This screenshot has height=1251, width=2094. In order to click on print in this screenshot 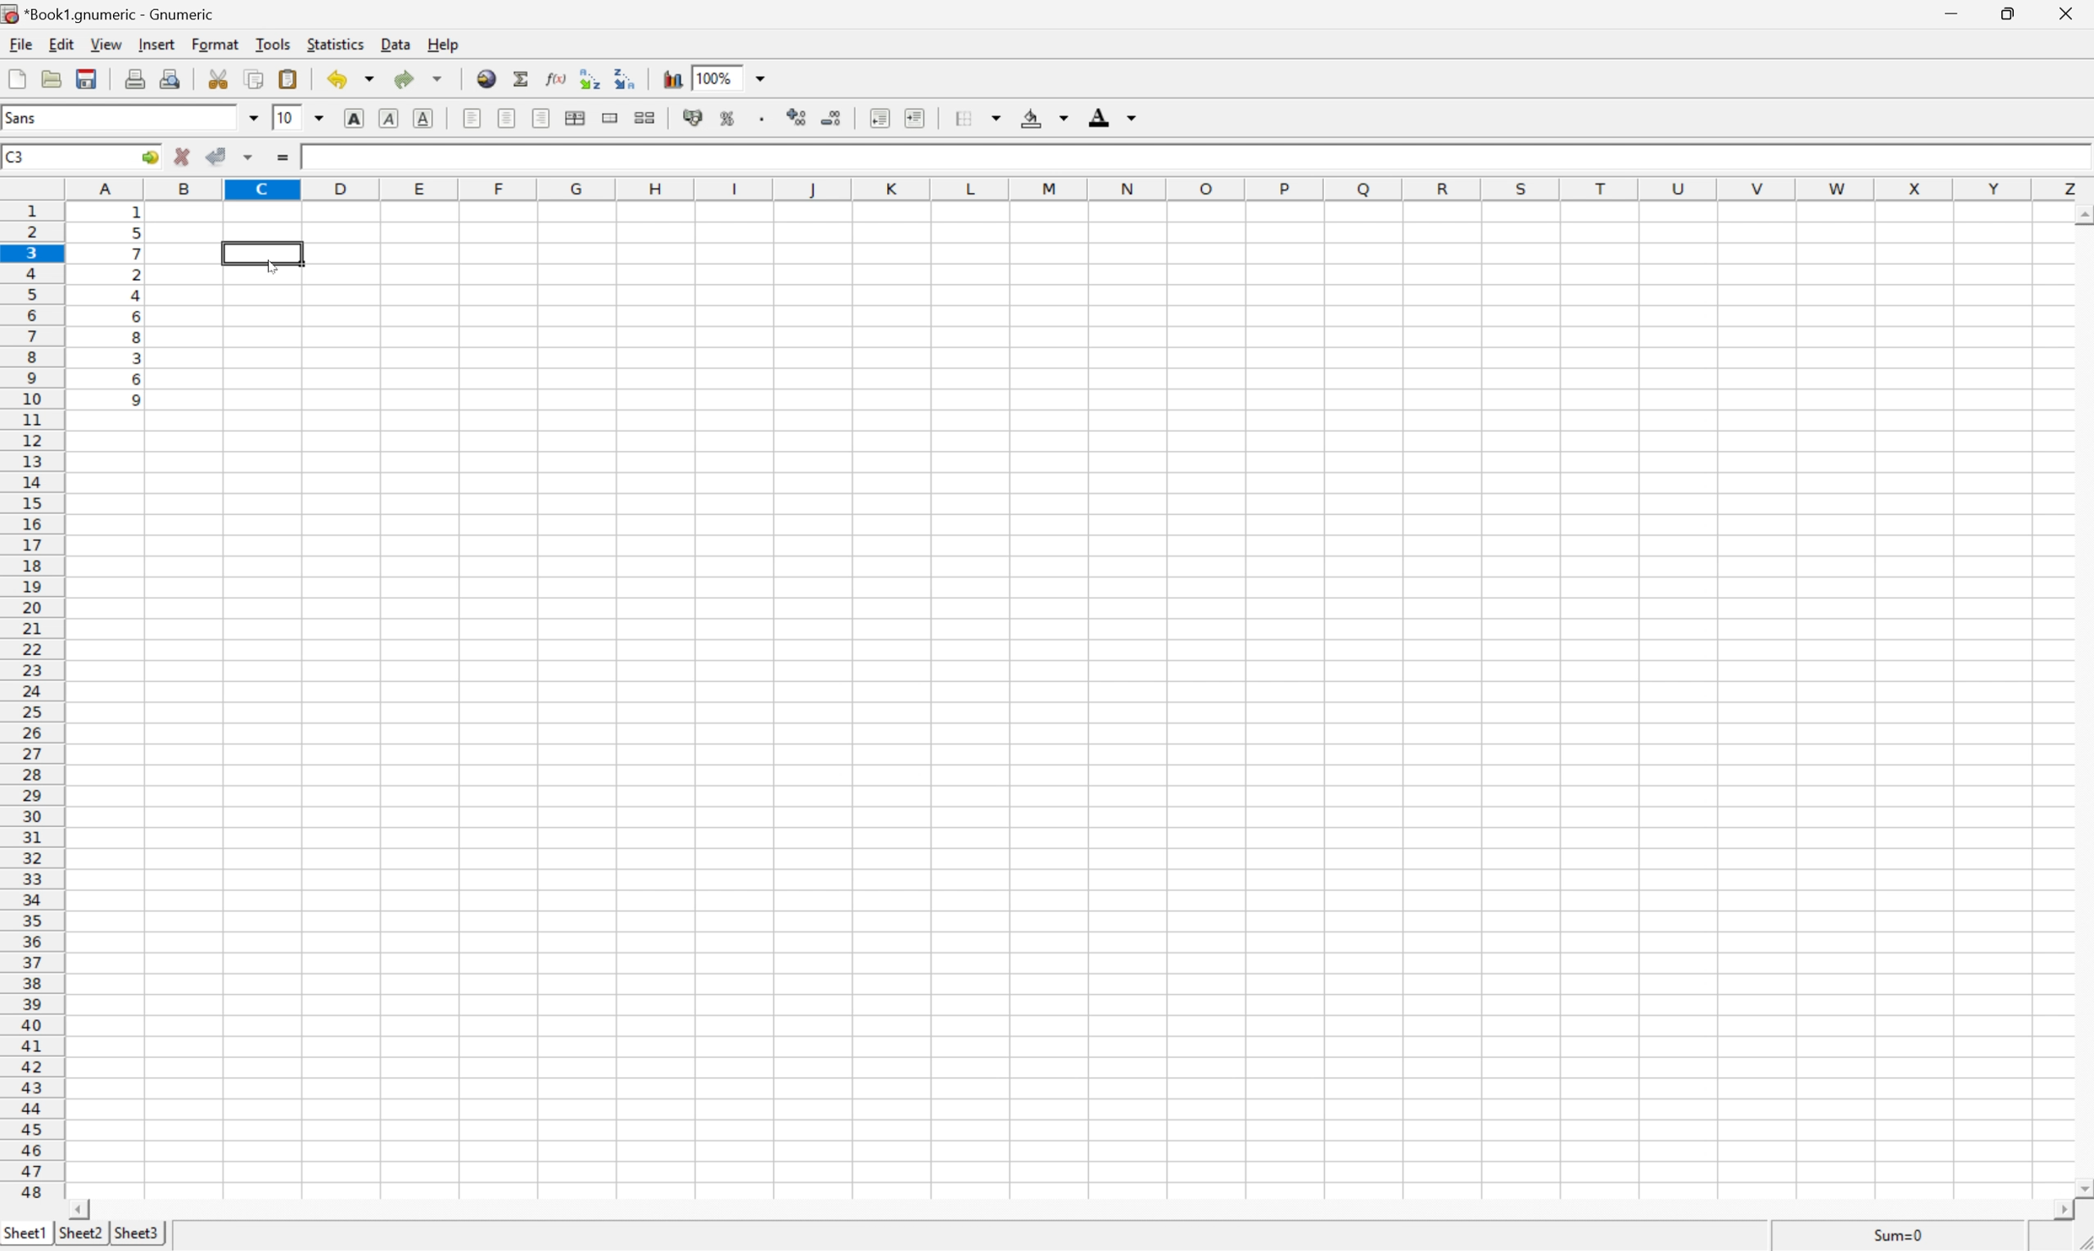, I will do `click(135, 78)`.